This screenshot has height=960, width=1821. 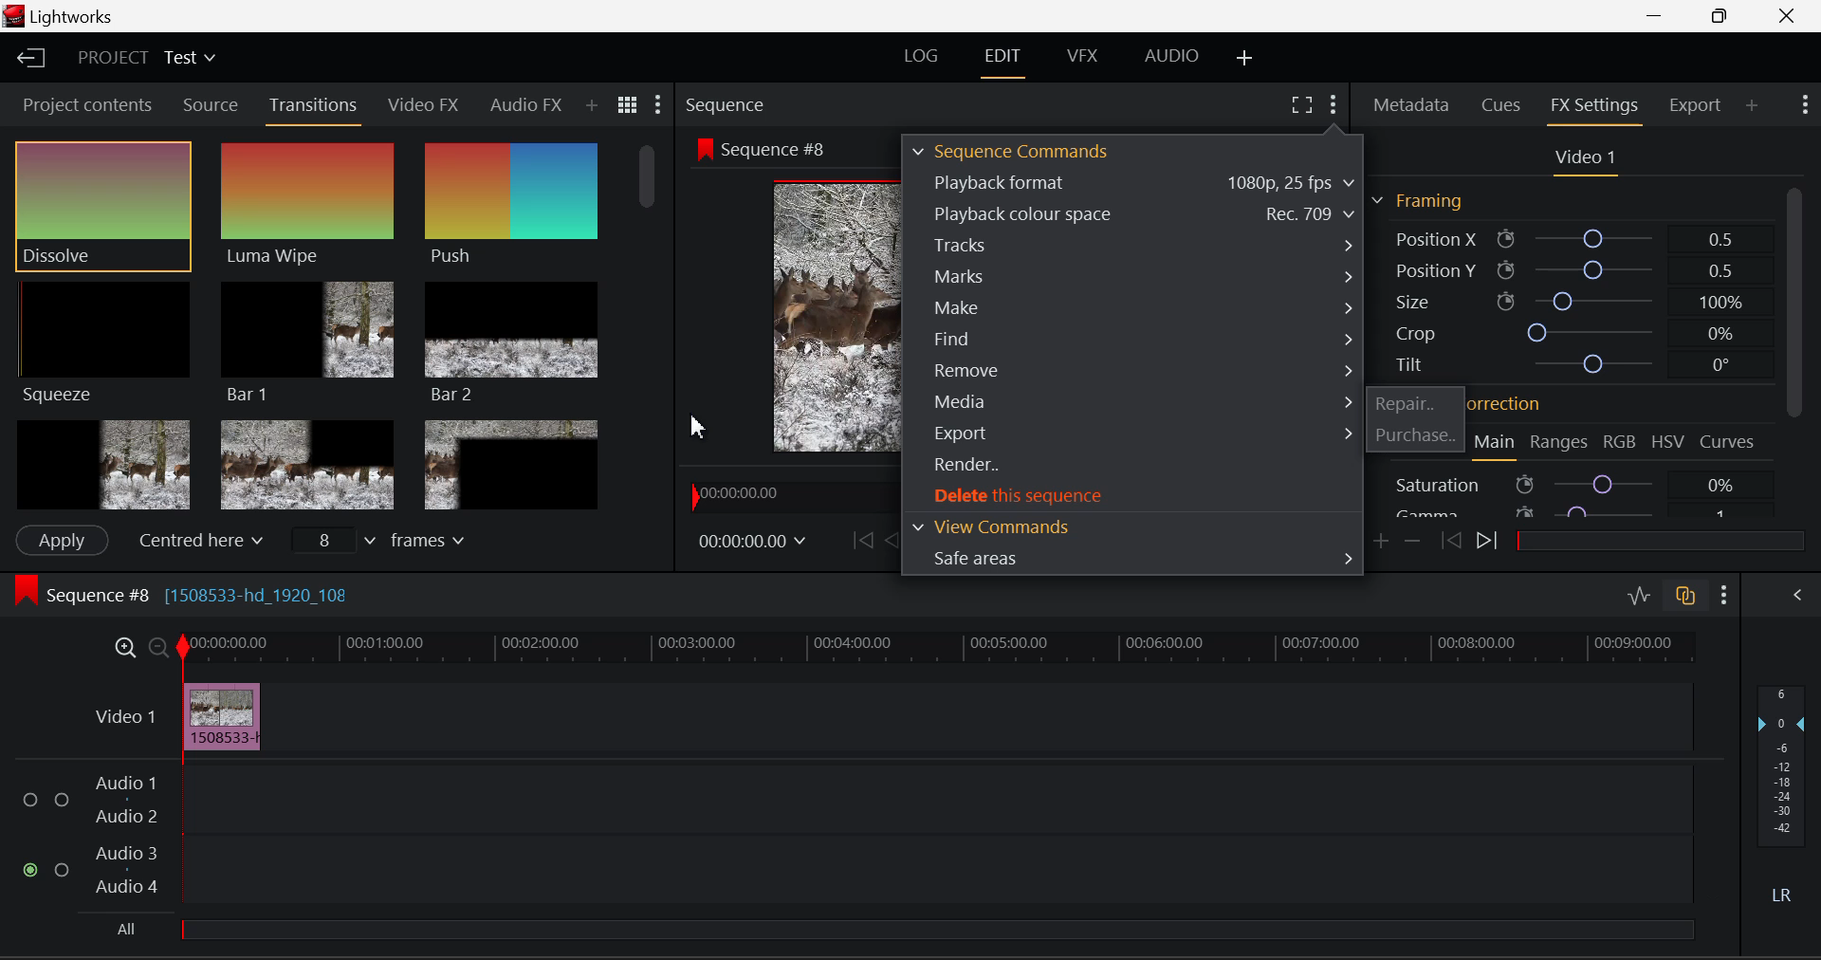 What do you see at coordinates (1805, 102) in the screenshot?
I see `Show Settings` at bounding box center [1805, 102].